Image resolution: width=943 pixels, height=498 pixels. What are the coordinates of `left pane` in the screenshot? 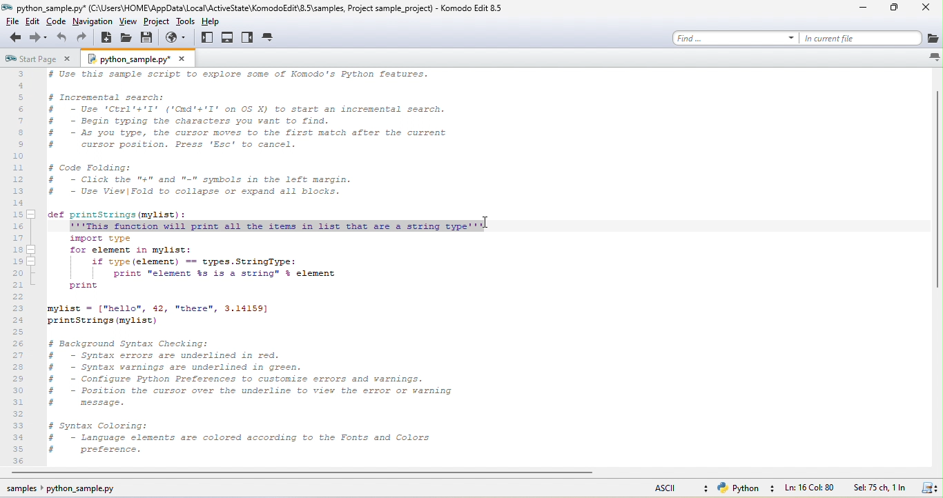 It's located at (206, 41).